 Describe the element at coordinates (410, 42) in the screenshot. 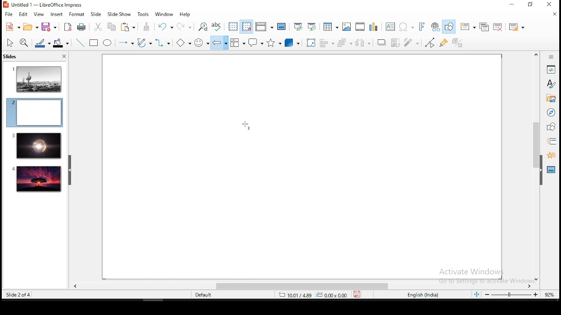

I see `filter` at that location.